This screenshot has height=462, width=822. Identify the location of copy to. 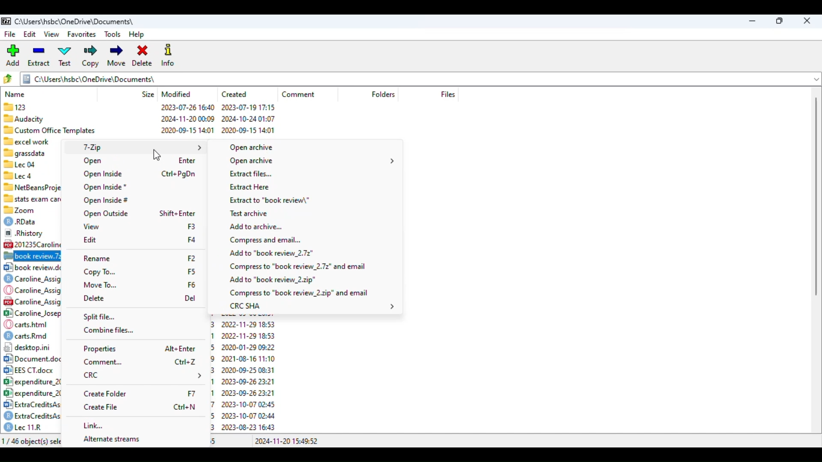
(100, 272).